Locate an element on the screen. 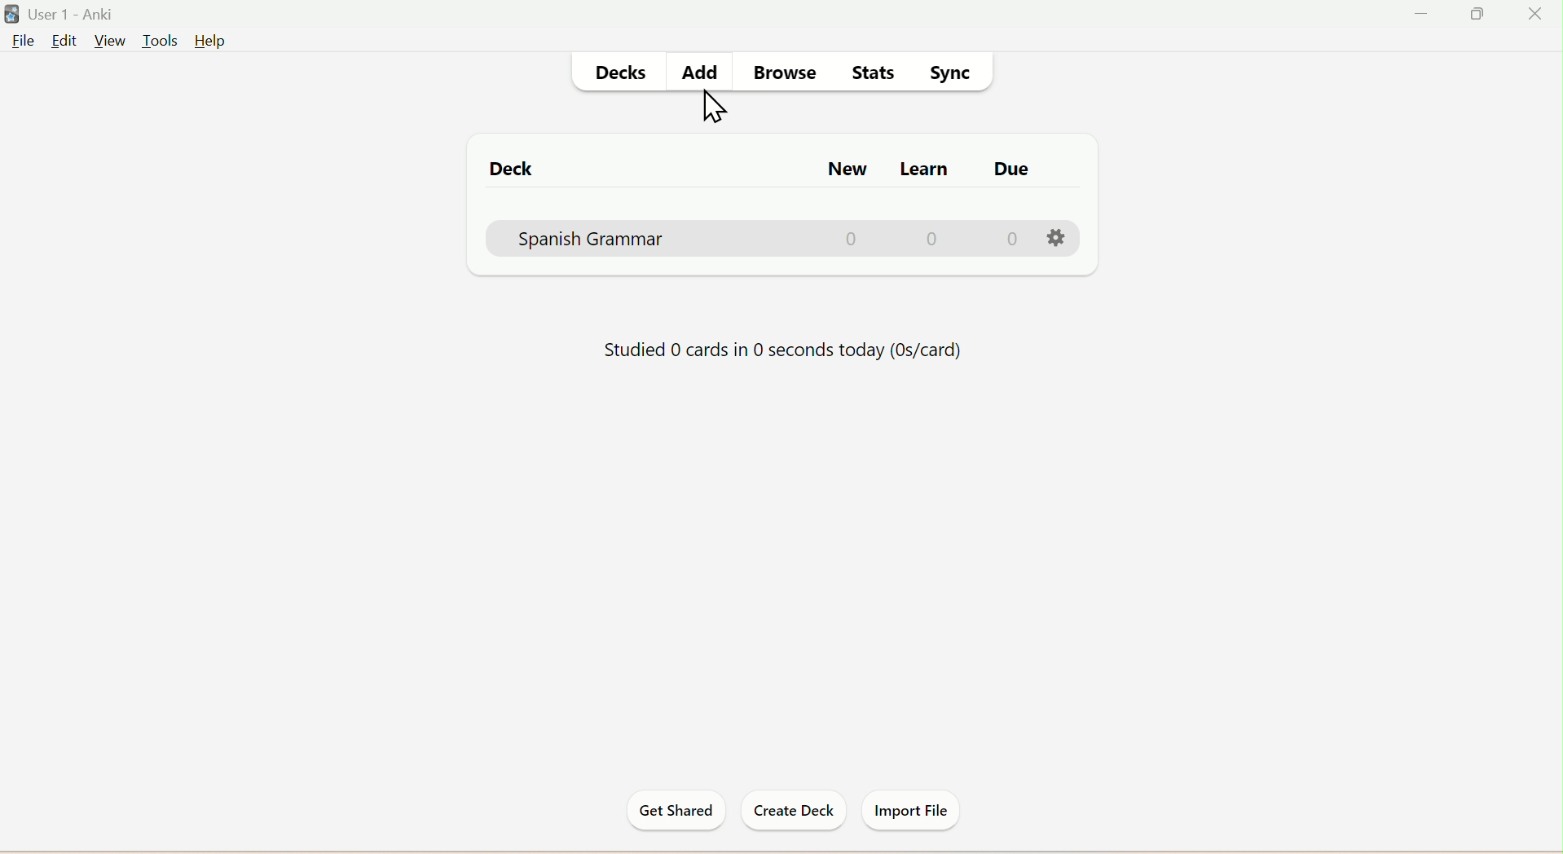 The height and width of the screenshot is (854, 1563). Stats is located at coordinates (874, 72).